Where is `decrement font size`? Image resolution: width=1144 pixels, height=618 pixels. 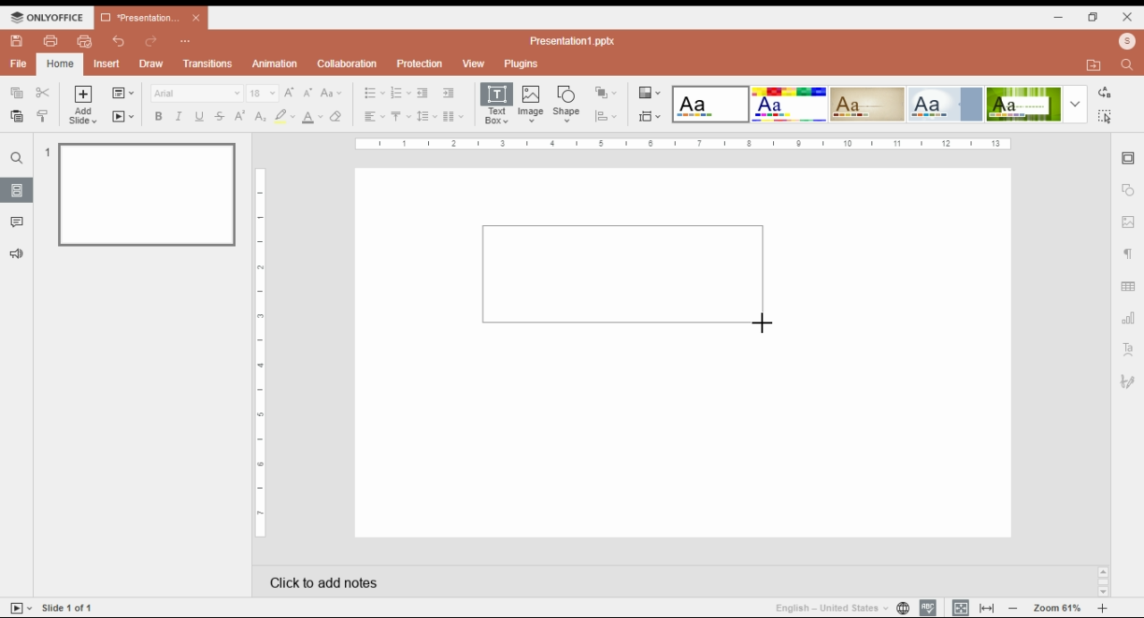
decrement font size is located at coordinates (308, 92).